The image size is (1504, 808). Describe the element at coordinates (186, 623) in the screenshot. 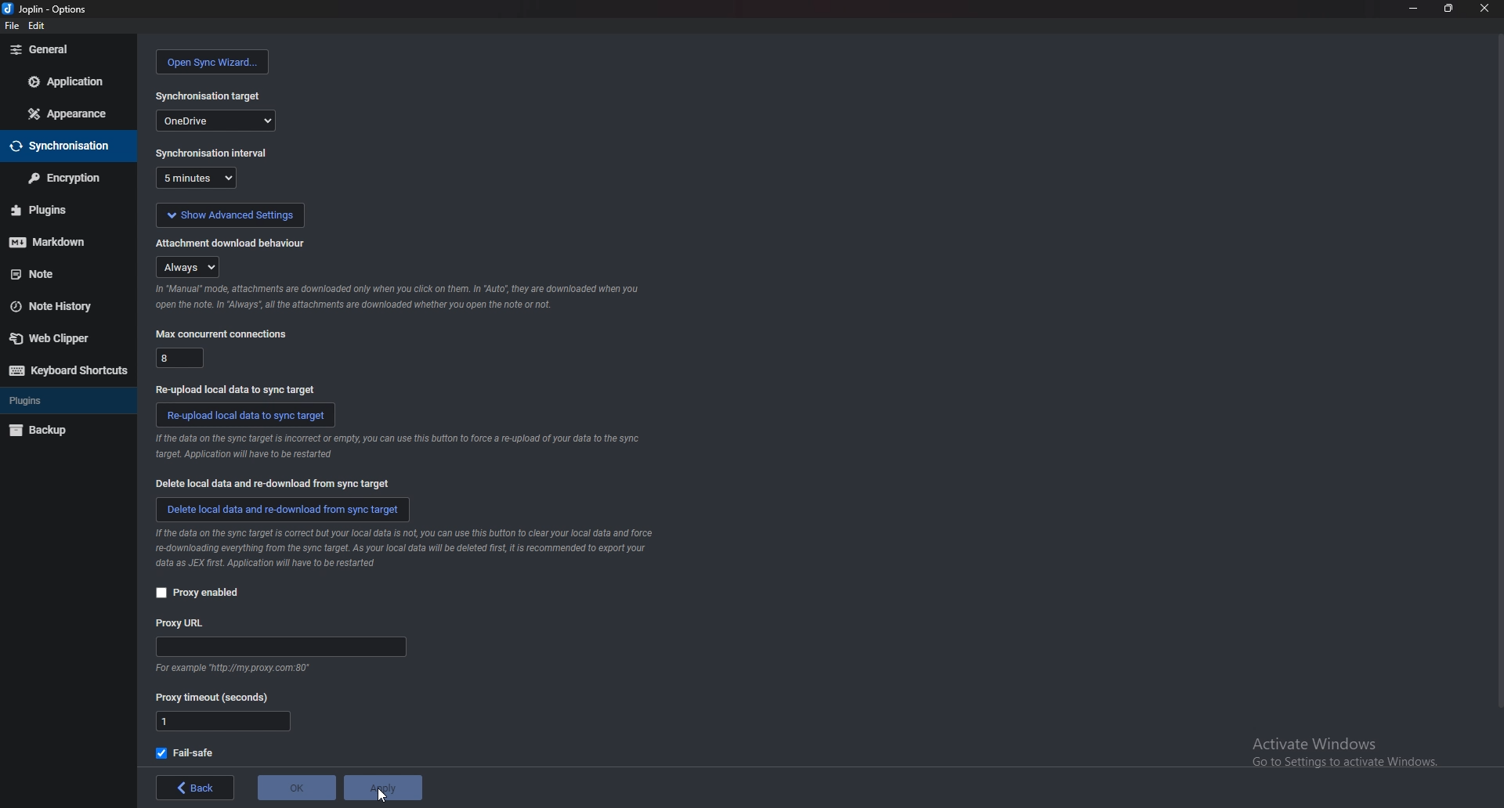

I see `proxy url` at that location.